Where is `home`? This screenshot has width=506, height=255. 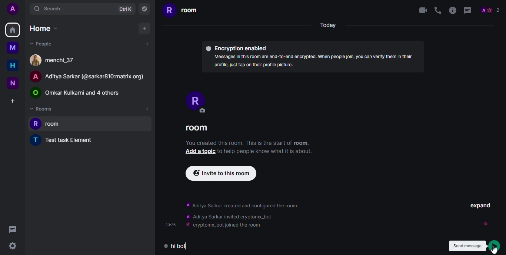 home is located at coordinates (13, 65).